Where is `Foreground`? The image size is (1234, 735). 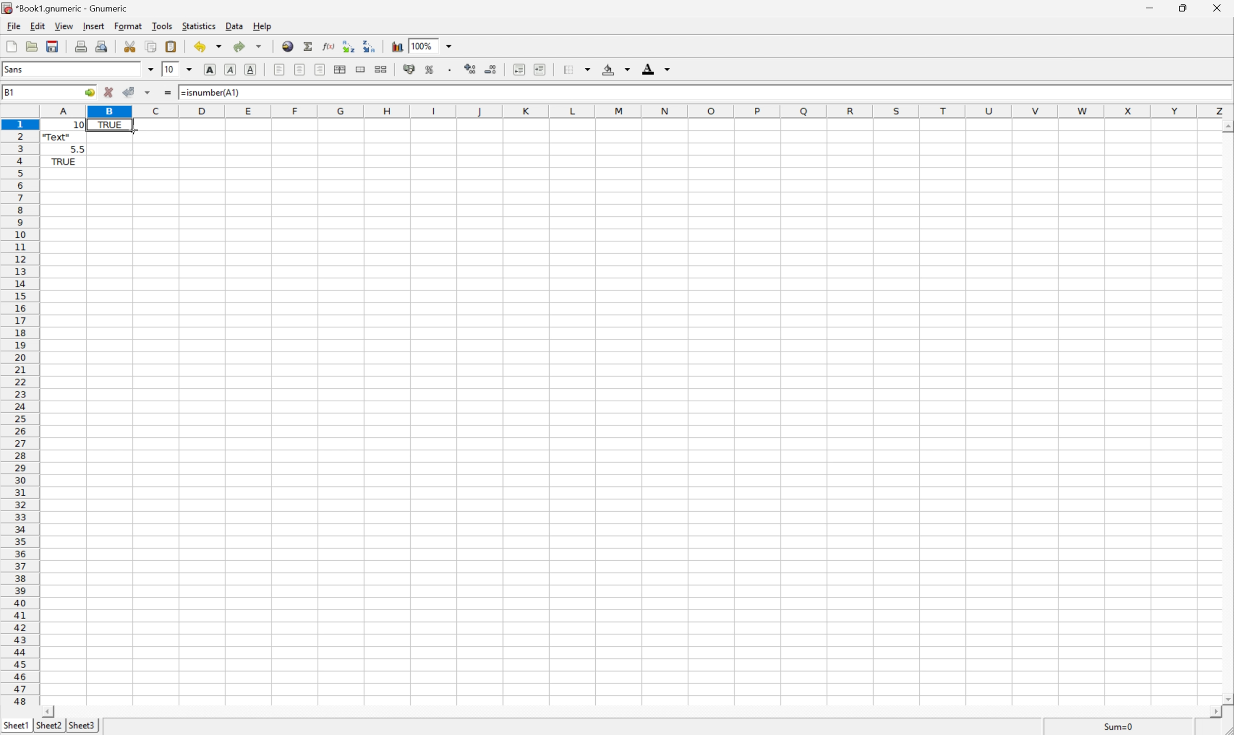
Foreground is located at coordinates (658, 68).